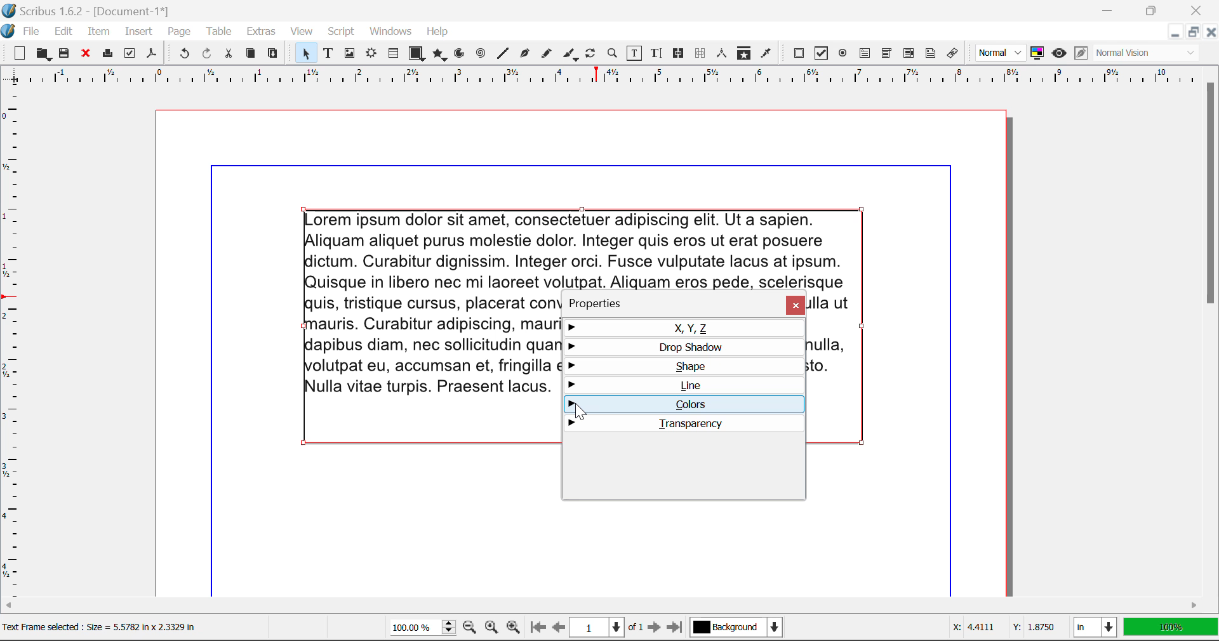 This screenshot has width=1219, height=641. What do you see at coordinates (606, 628) in the screenshot?
I see `Page 1 of 1` at bounding box center [606, 628].